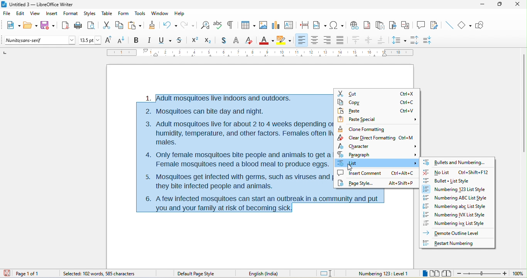 The height and width of the screenshot is (278, 527). I want to click on table, so click(248, 24).